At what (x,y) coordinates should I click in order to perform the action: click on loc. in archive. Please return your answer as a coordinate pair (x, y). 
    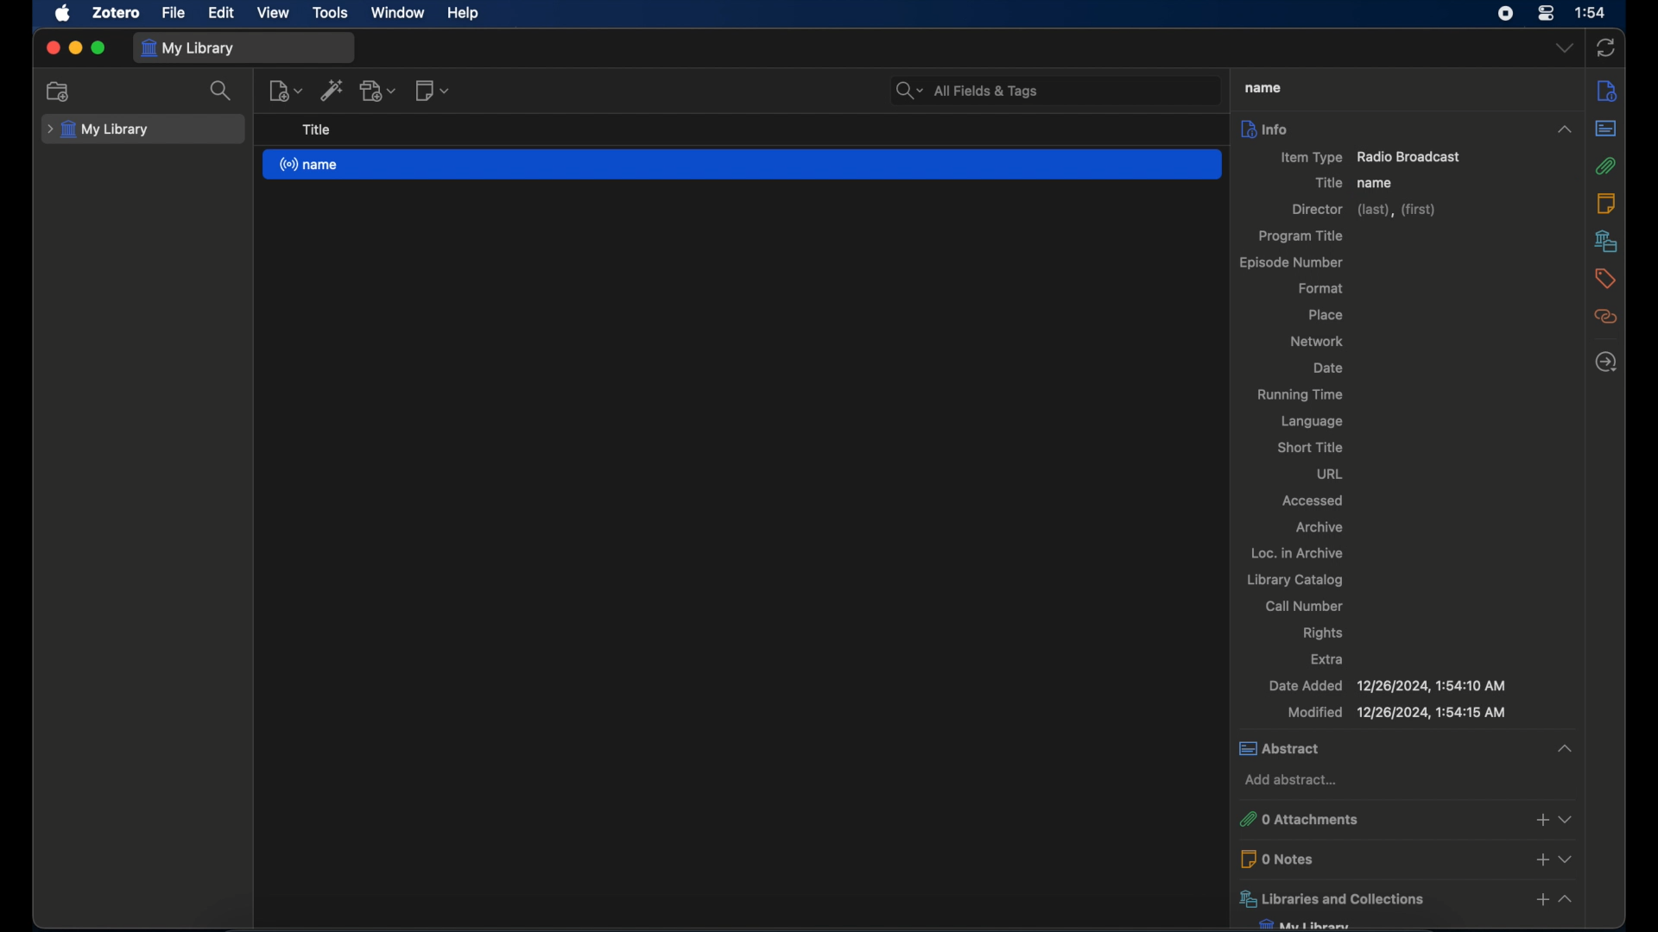
    Looking at the image, I should click on (1300, 552).